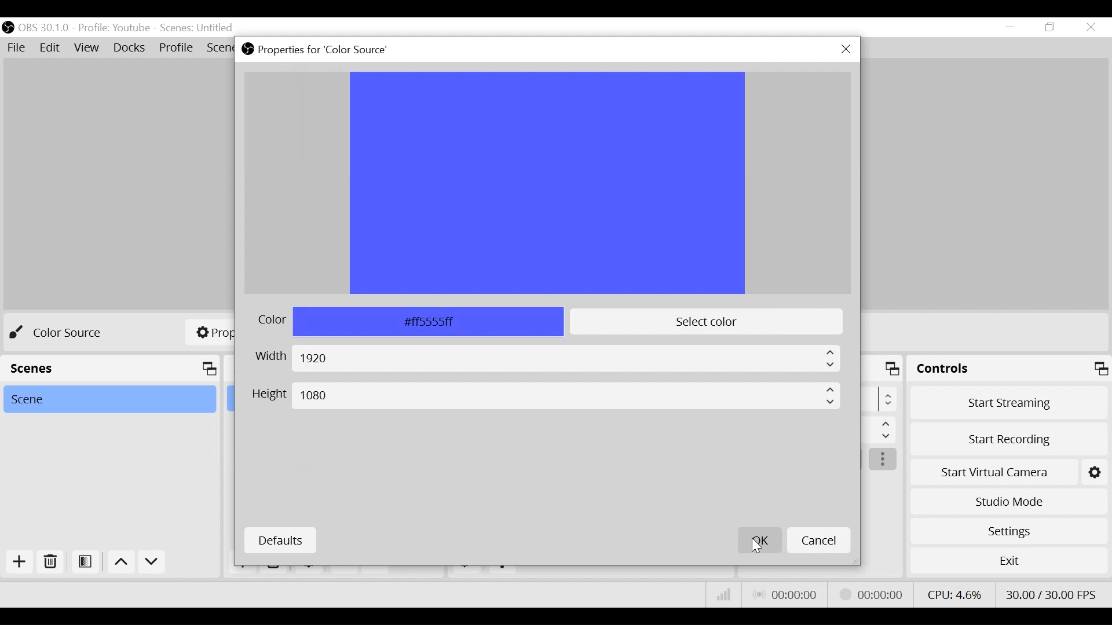  Describe the element at coordinates (1009, 531) in the screenshot. I see `Settings` at that location.